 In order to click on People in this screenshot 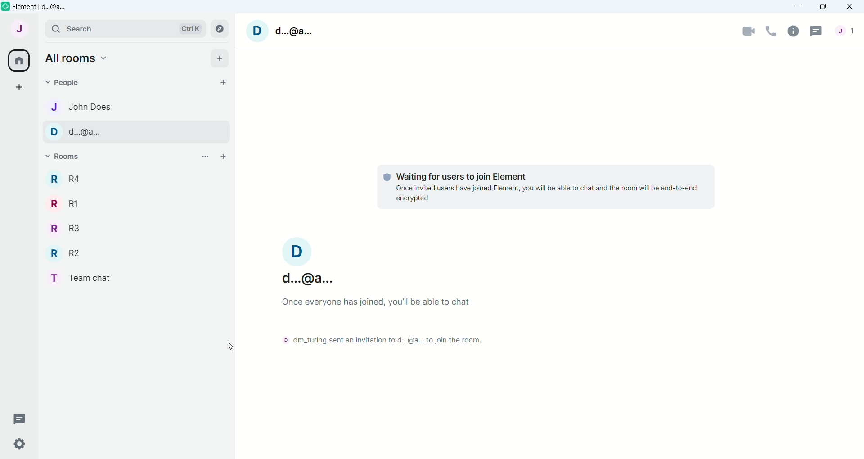, I will do `click(848, 31)`.